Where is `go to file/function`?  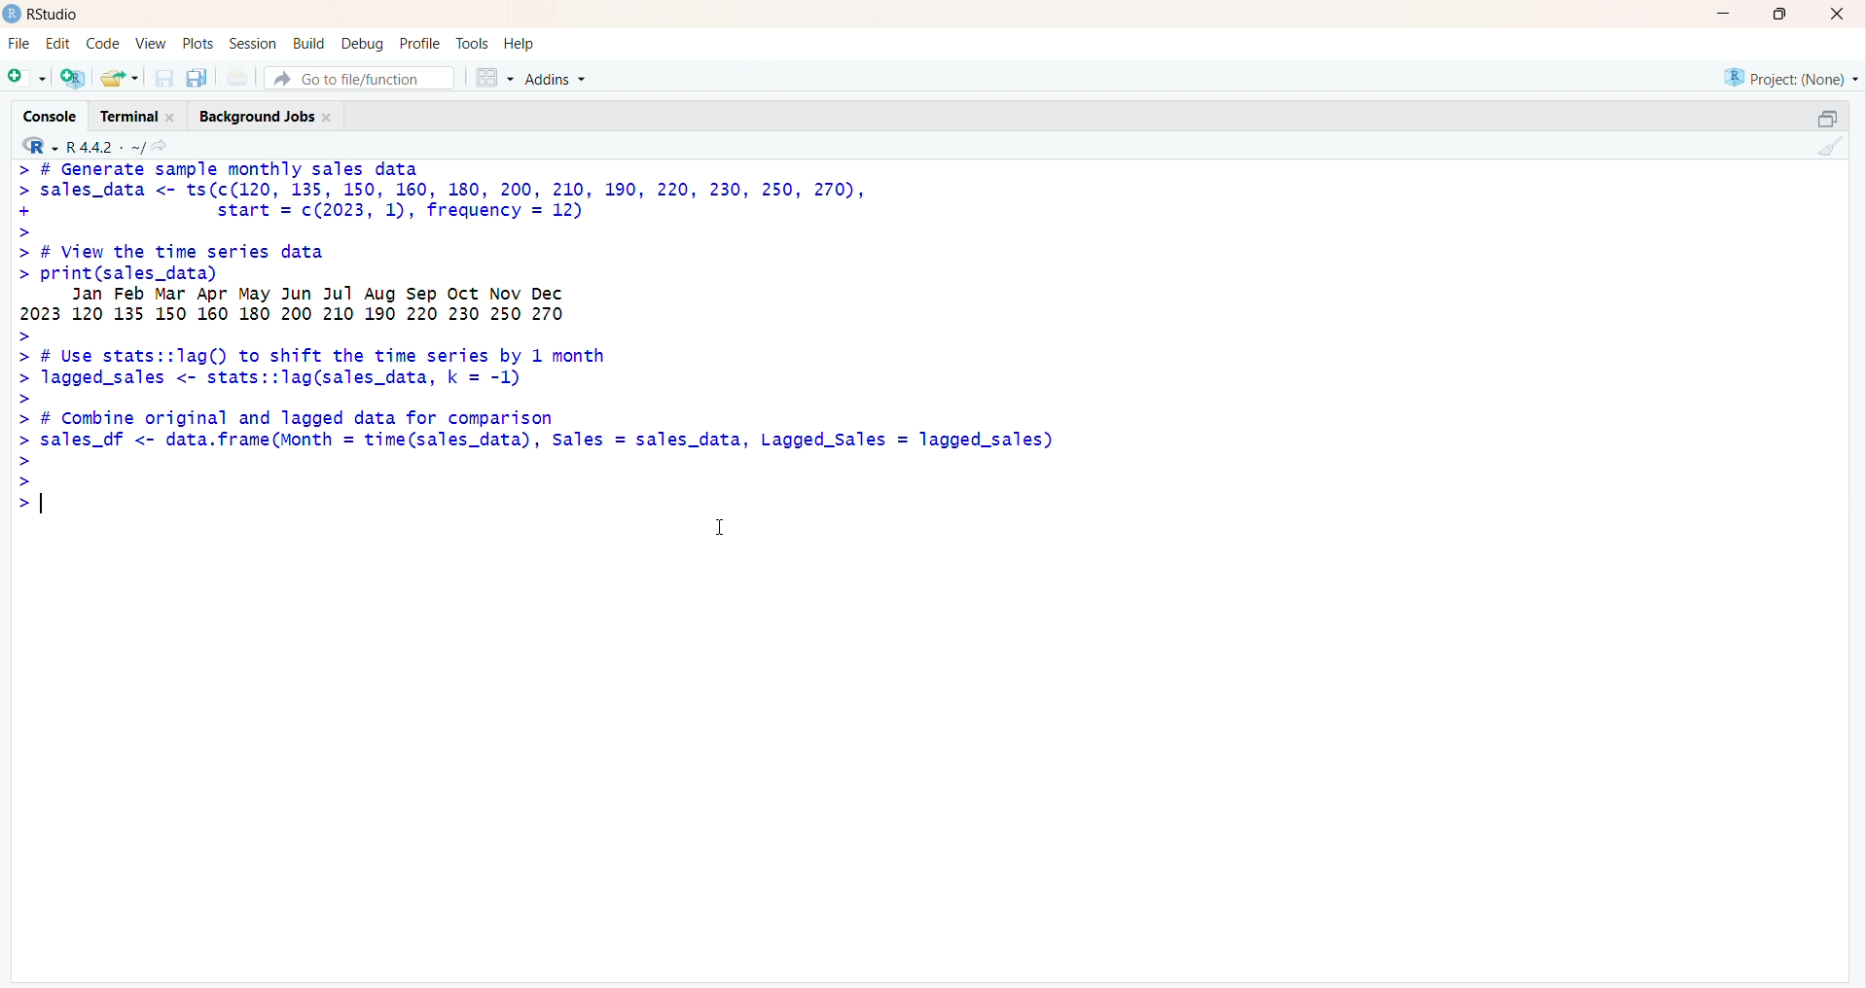
go to file/function is located at coordinates (351, 79).